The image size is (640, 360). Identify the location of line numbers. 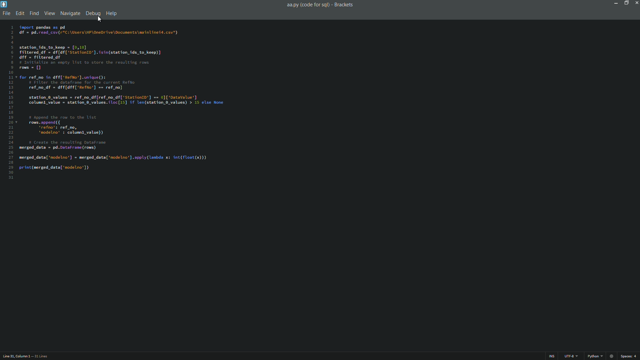
(11, 102).